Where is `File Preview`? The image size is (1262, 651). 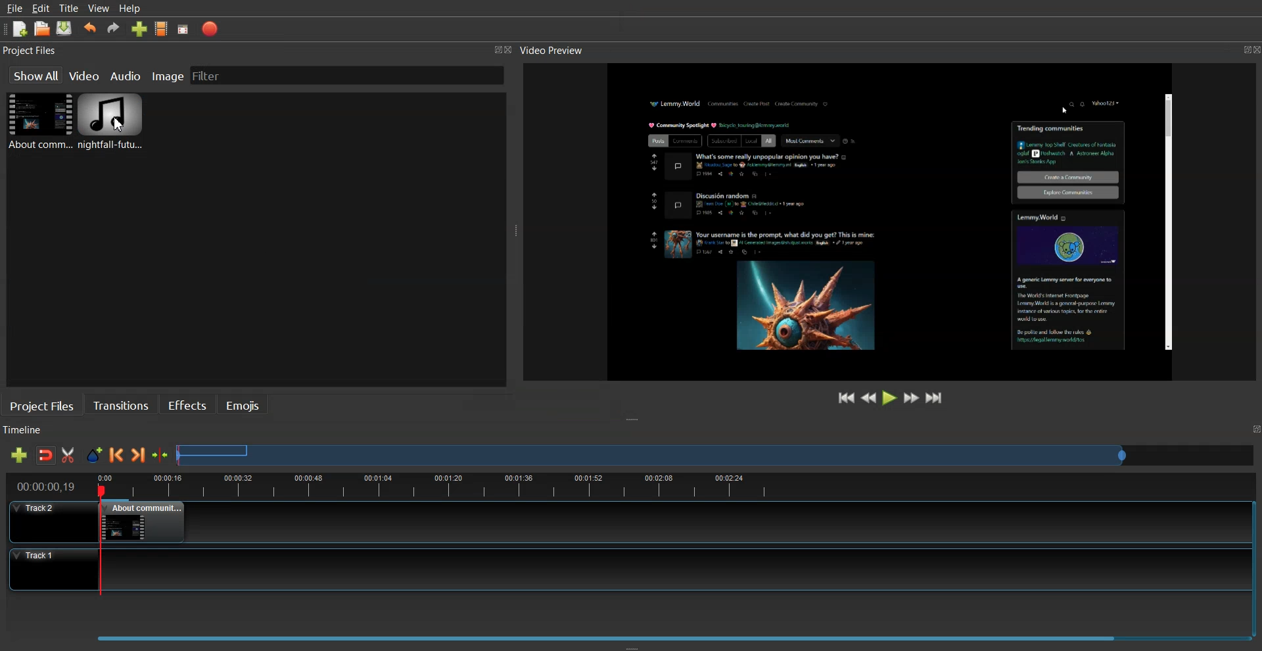 File Preview is located at coordinates (871, 218).